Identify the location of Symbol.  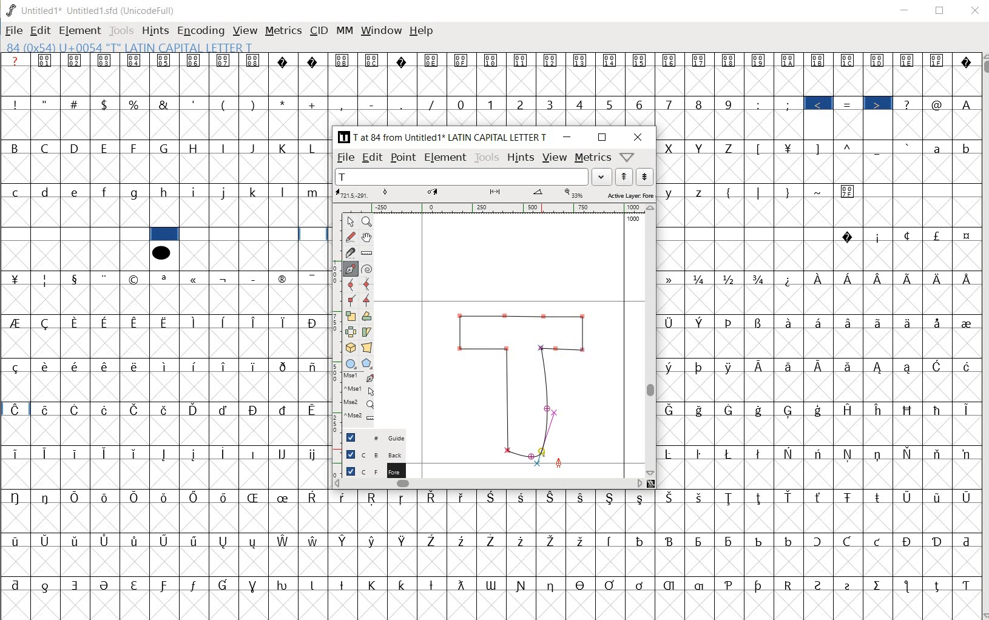
(224, 409).